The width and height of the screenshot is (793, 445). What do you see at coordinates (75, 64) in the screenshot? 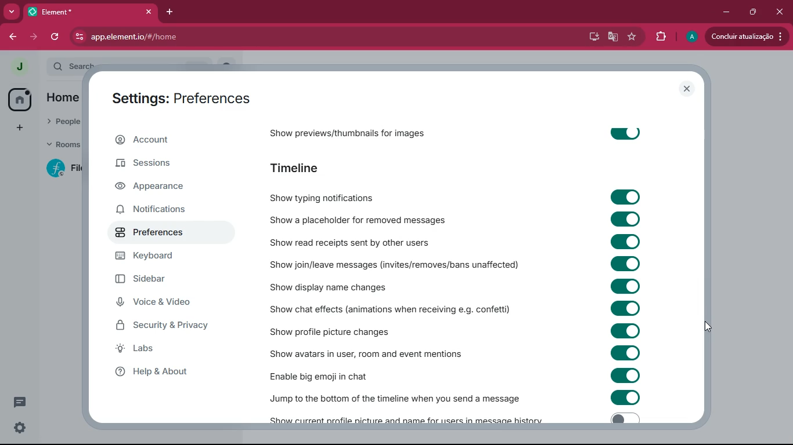
I see `search` at bounding box center [75, 64].